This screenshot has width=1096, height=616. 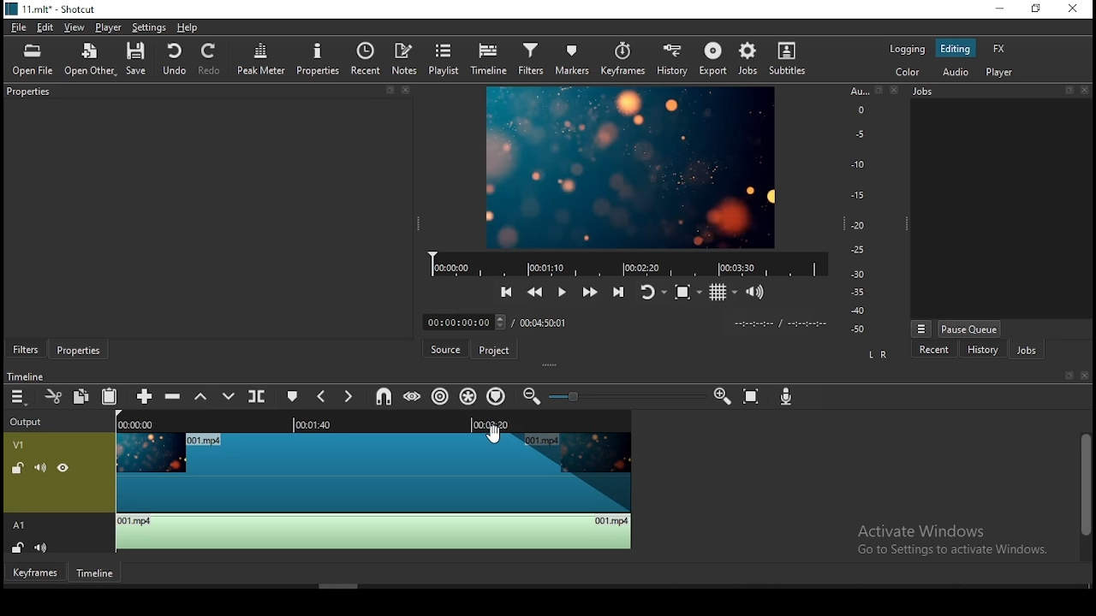 I want to click on ripple all tracks, so click(x=470, y=393).